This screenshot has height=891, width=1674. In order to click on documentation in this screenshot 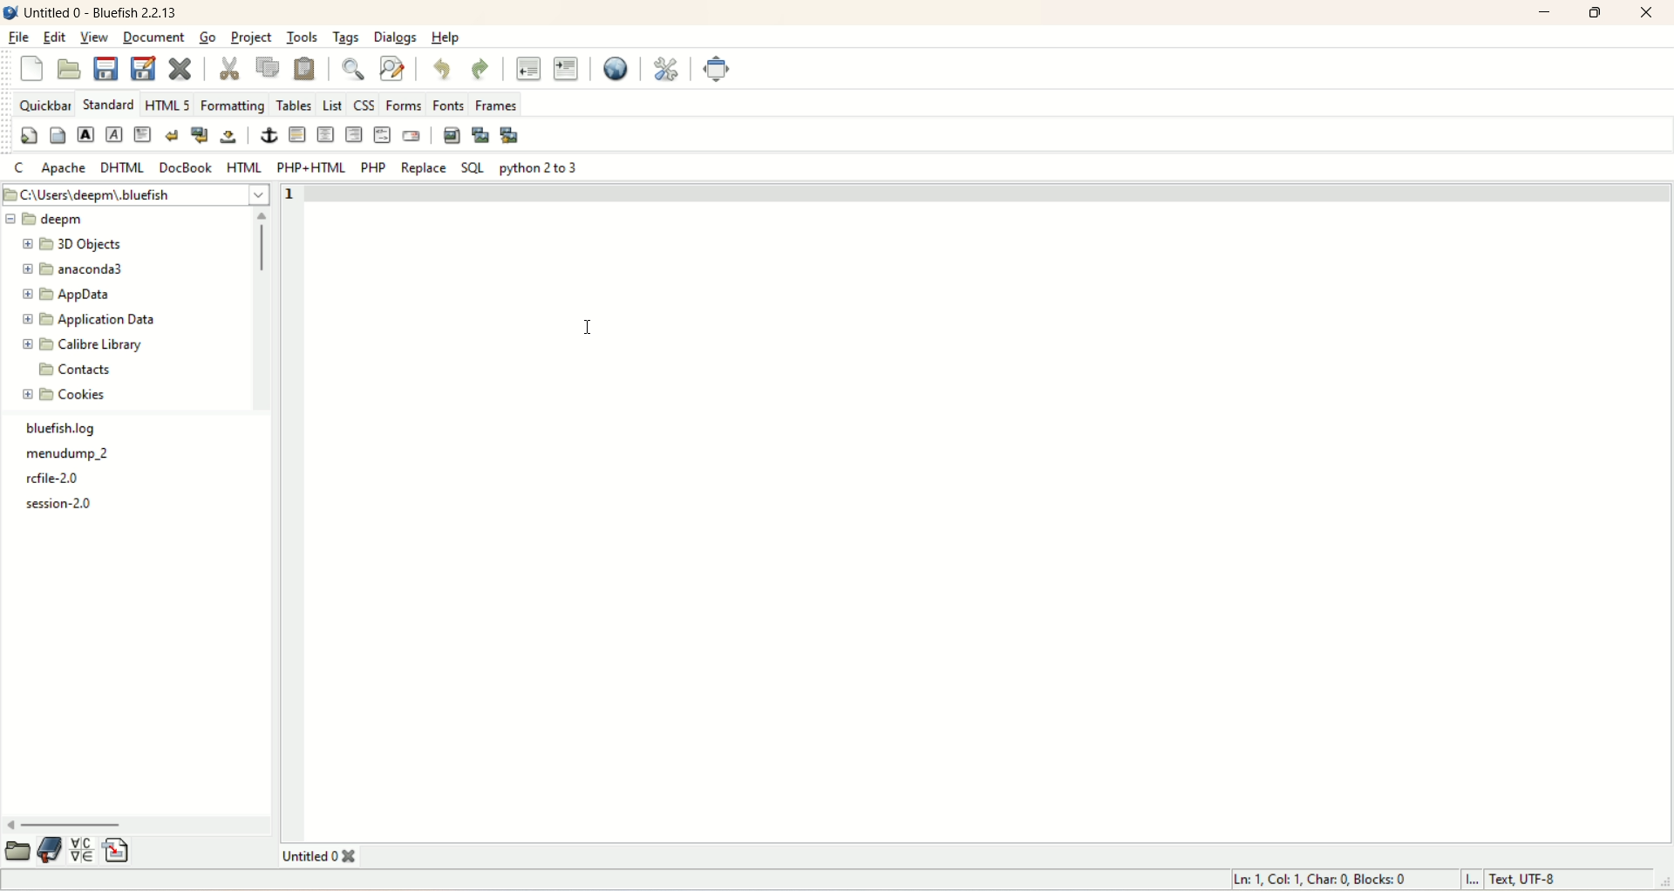, I will do `click(51, 850)`.